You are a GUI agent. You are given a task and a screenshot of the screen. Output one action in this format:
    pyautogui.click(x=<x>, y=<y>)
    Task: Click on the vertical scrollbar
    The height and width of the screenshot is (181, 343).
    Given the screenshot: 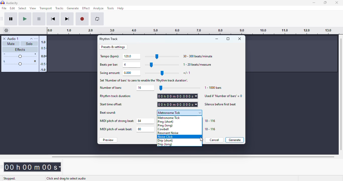 What is the action you would take?
    pyautogui.click(x=341, y=94)
    